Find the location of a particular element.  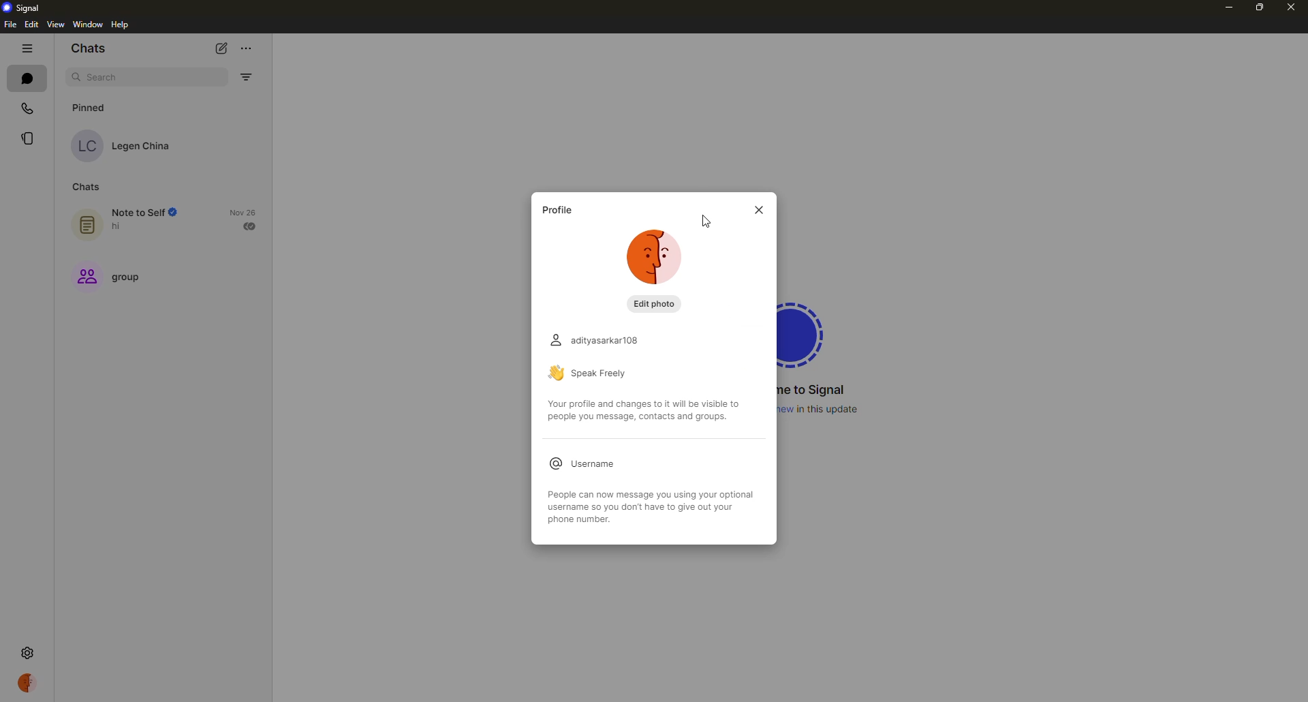

speak freely is located at coordinates (594, 373).